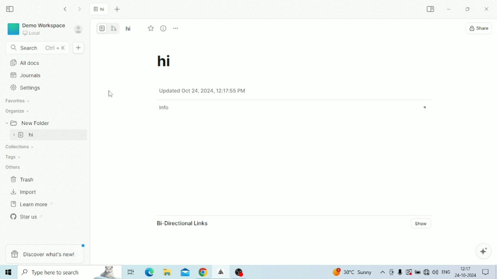  What do you see at coordinates (426, 272) in the screenshot?
I see `Internet` at bounding box center [426, 272].